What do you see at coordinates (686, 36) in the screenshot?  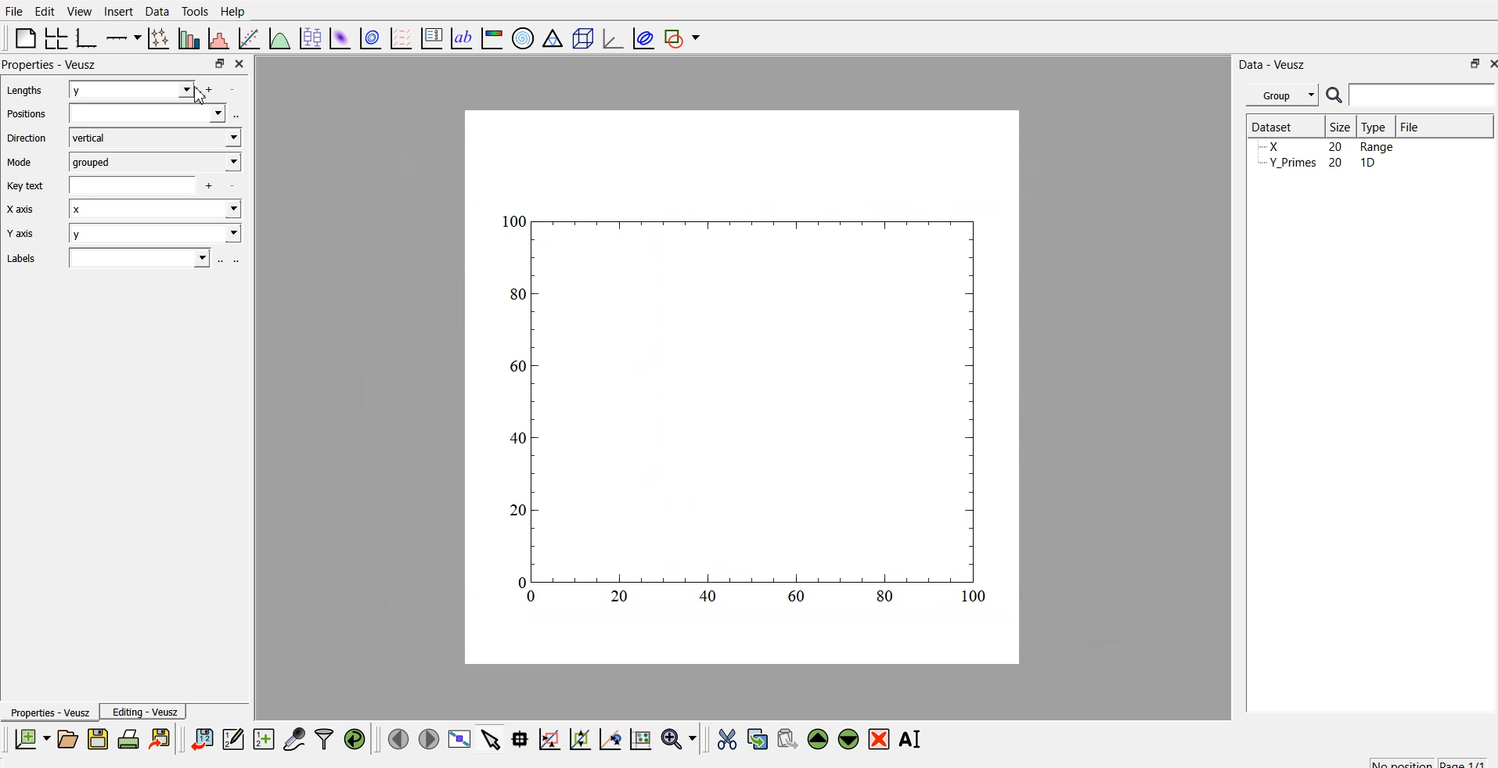 I see `add shape to plot` at bounding box center [686, 36].